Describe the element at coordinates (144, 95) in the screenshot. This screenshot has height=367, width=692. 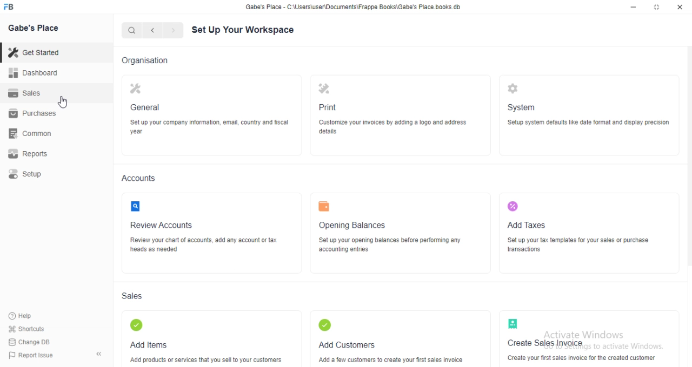
I see `General` at that location.